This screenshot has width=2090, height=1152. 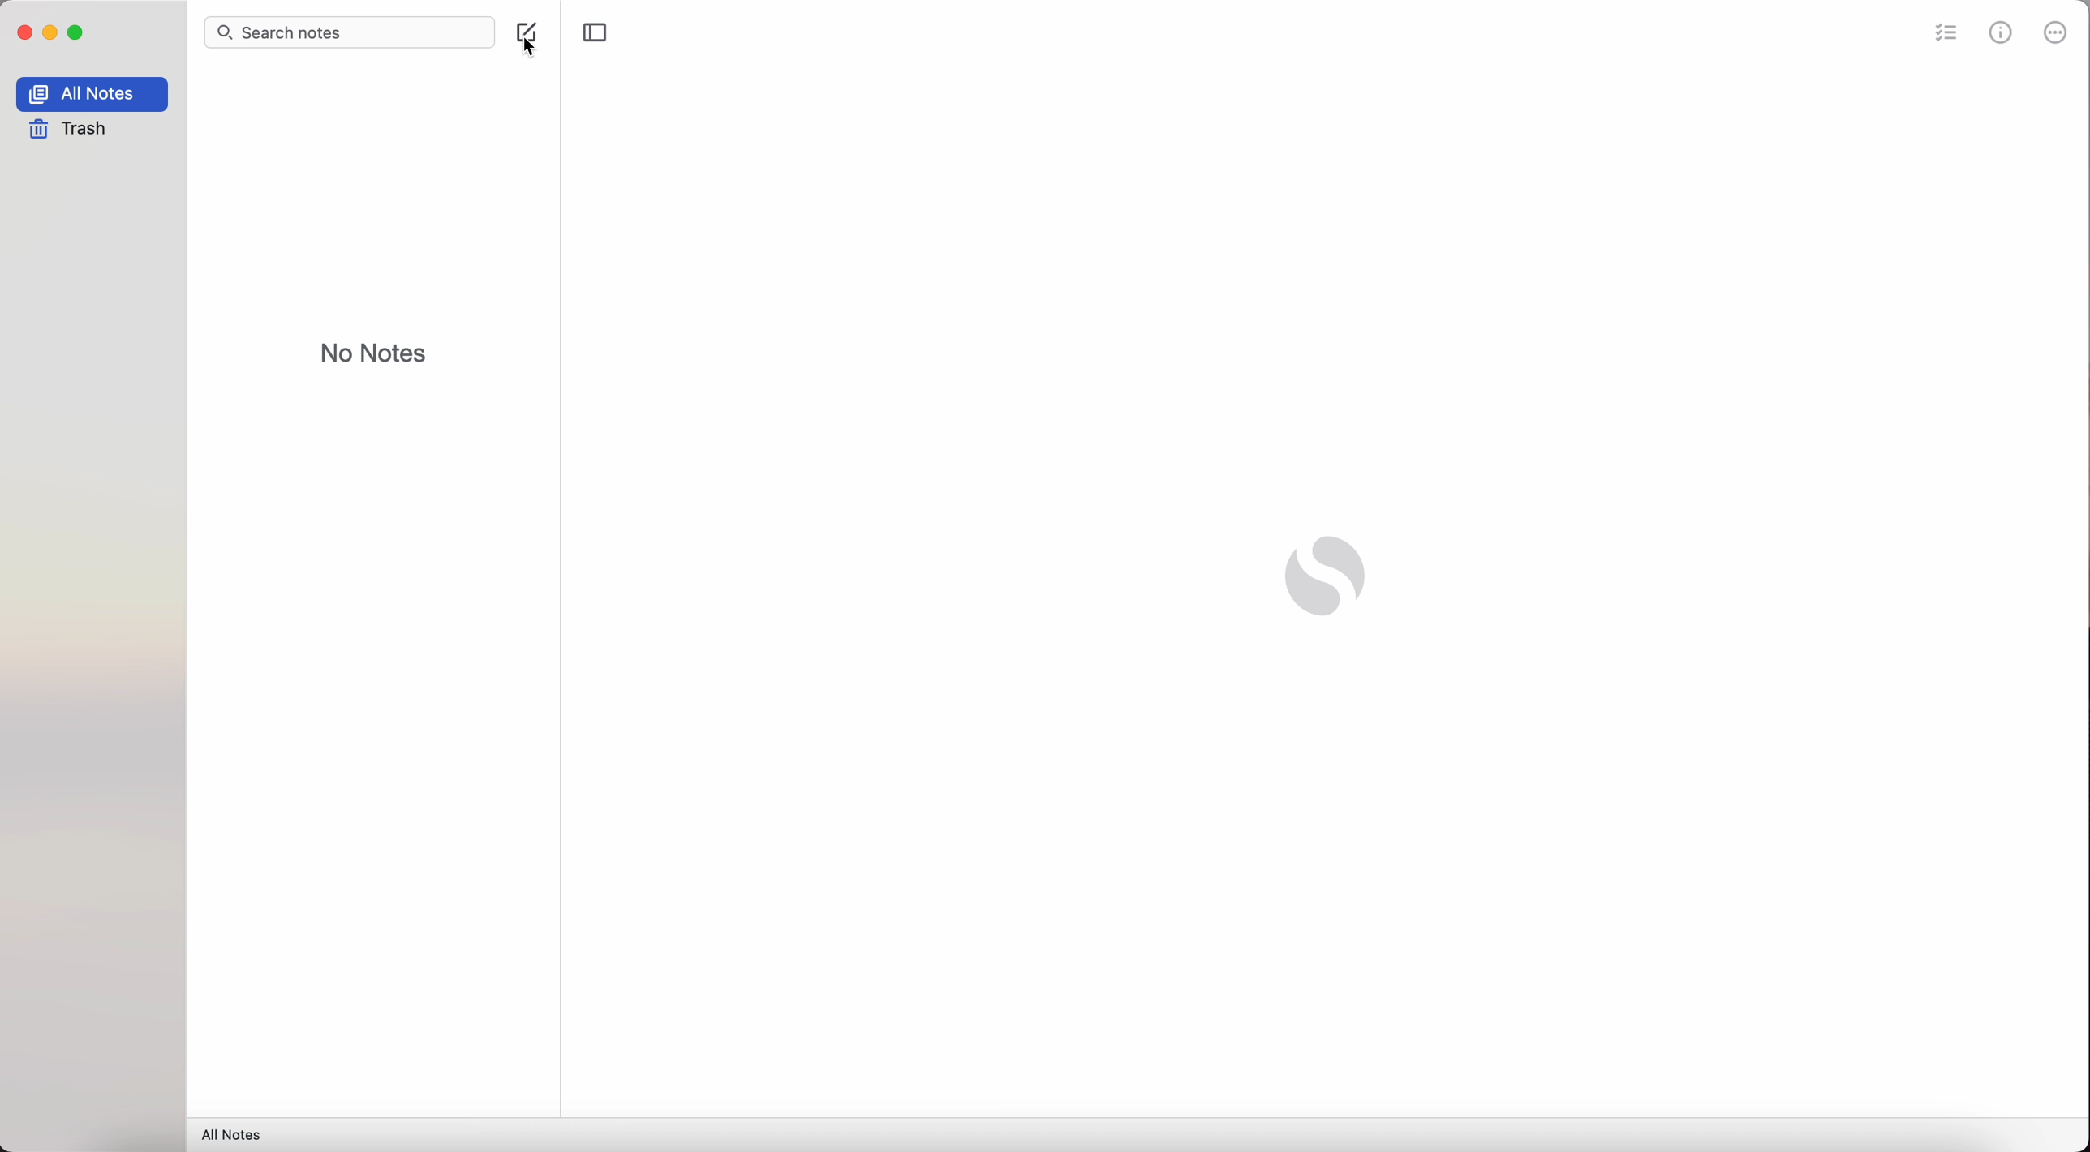 What do you see at coordinates (73, 131) in the screenshot?
I see `trash` at bounding box center [73, 131].